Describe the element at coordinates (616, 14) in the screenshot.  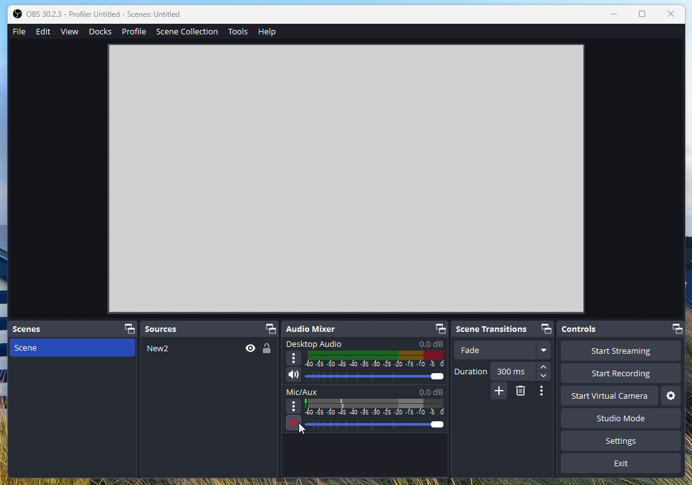
I see `` at that location.